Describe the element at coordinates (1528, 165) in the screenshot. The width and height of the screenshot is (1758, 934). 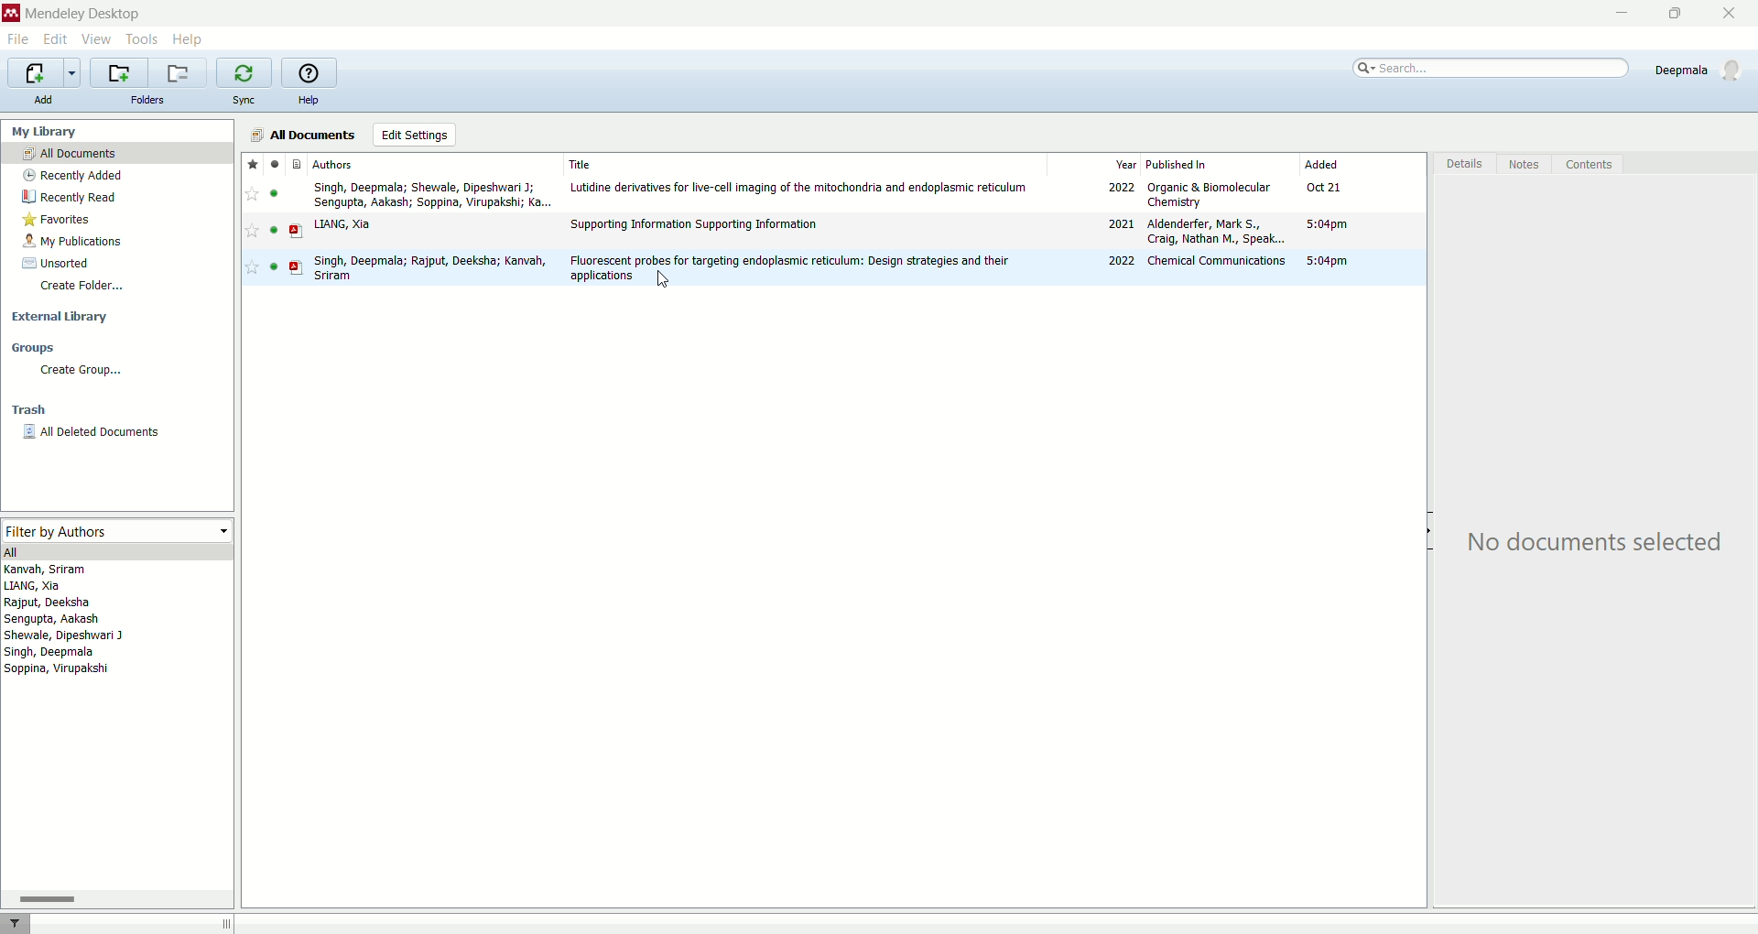
I see `notes` at that location.